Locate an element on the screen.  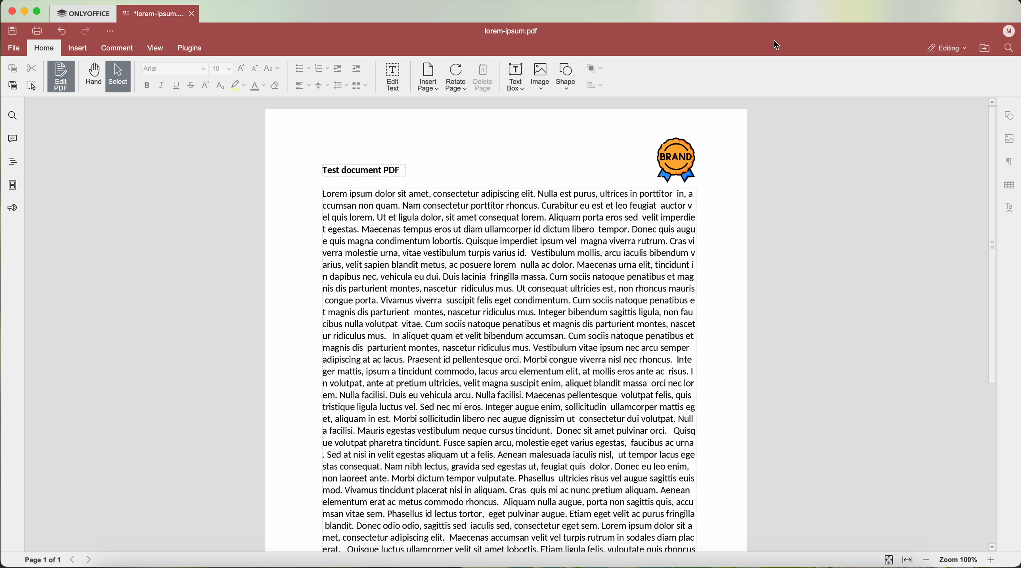
underline is located at coordinates (177, 87).